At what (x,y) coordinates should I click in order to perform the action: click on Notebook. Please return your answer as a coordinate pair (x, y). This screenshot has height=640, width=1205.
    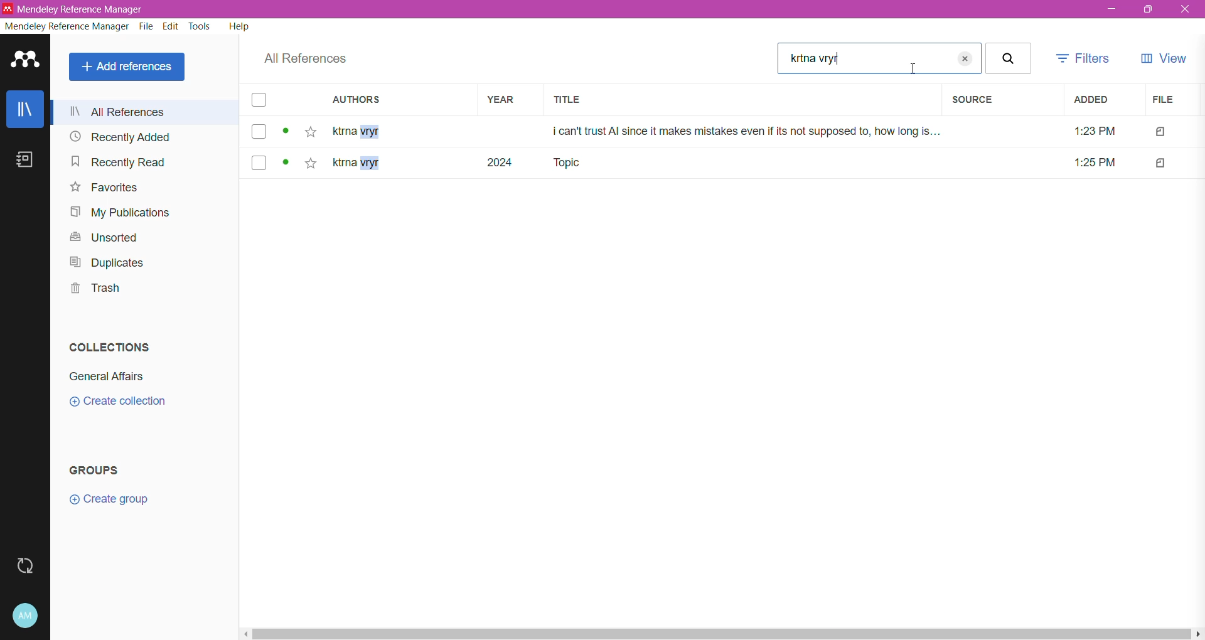
    Looking at the image, I should click on (26, 164).